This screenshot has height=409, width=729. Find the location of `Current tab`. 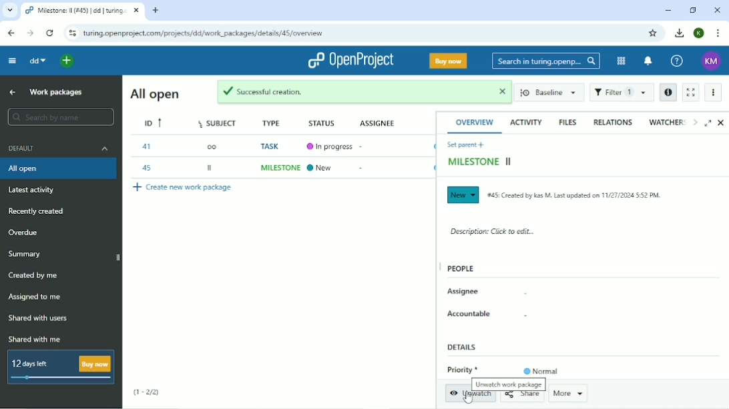

Current tab is located at coordinates (82, 10).